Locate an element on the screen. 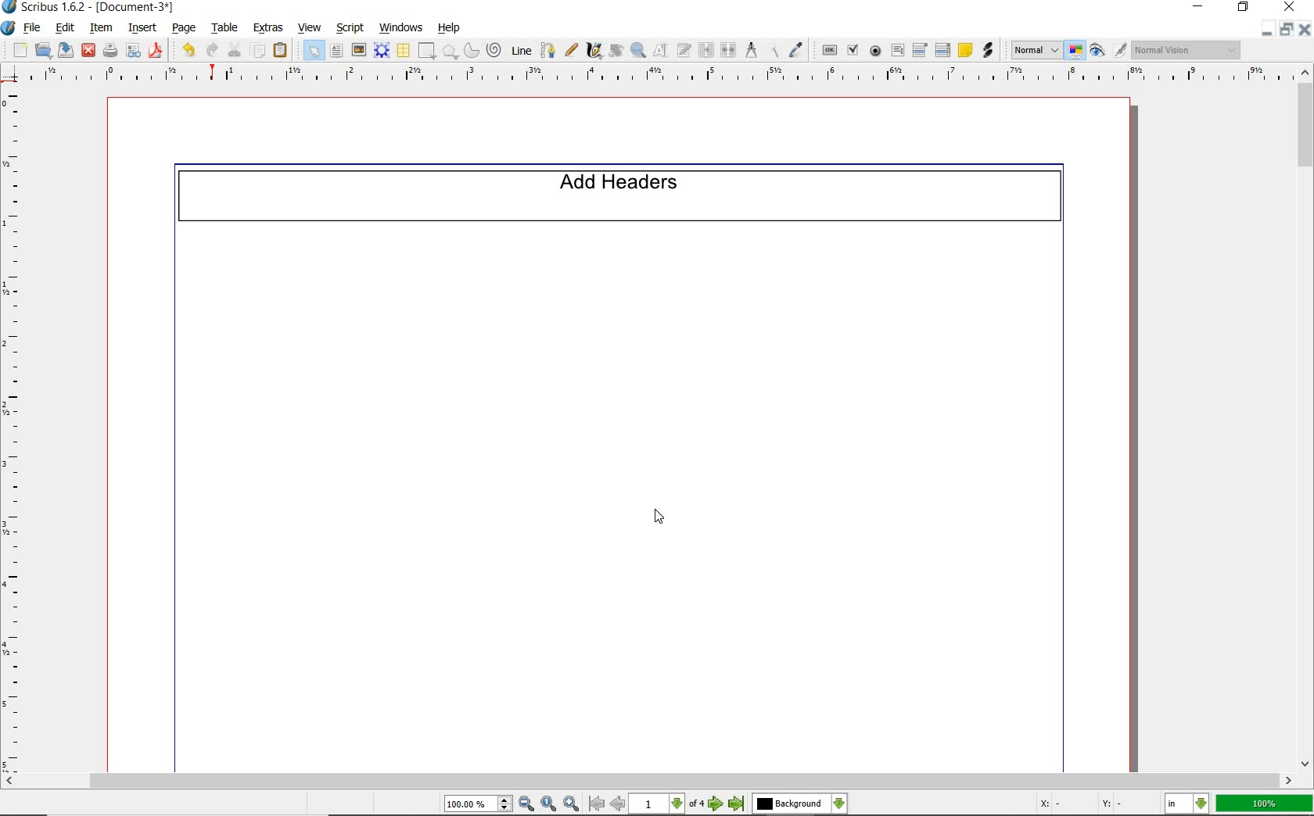  ruler is located at coordinates (19, 430).